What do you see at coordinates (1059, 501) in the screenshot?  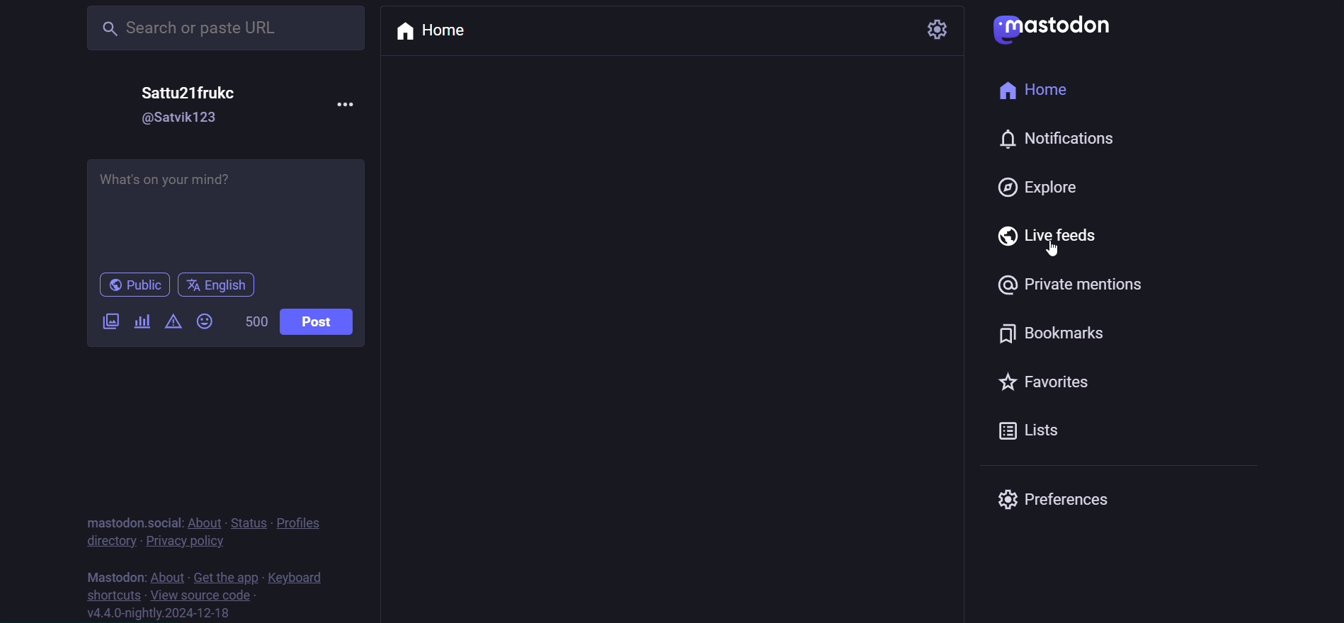 I see `preferences` at bounding box center [1059, 501].